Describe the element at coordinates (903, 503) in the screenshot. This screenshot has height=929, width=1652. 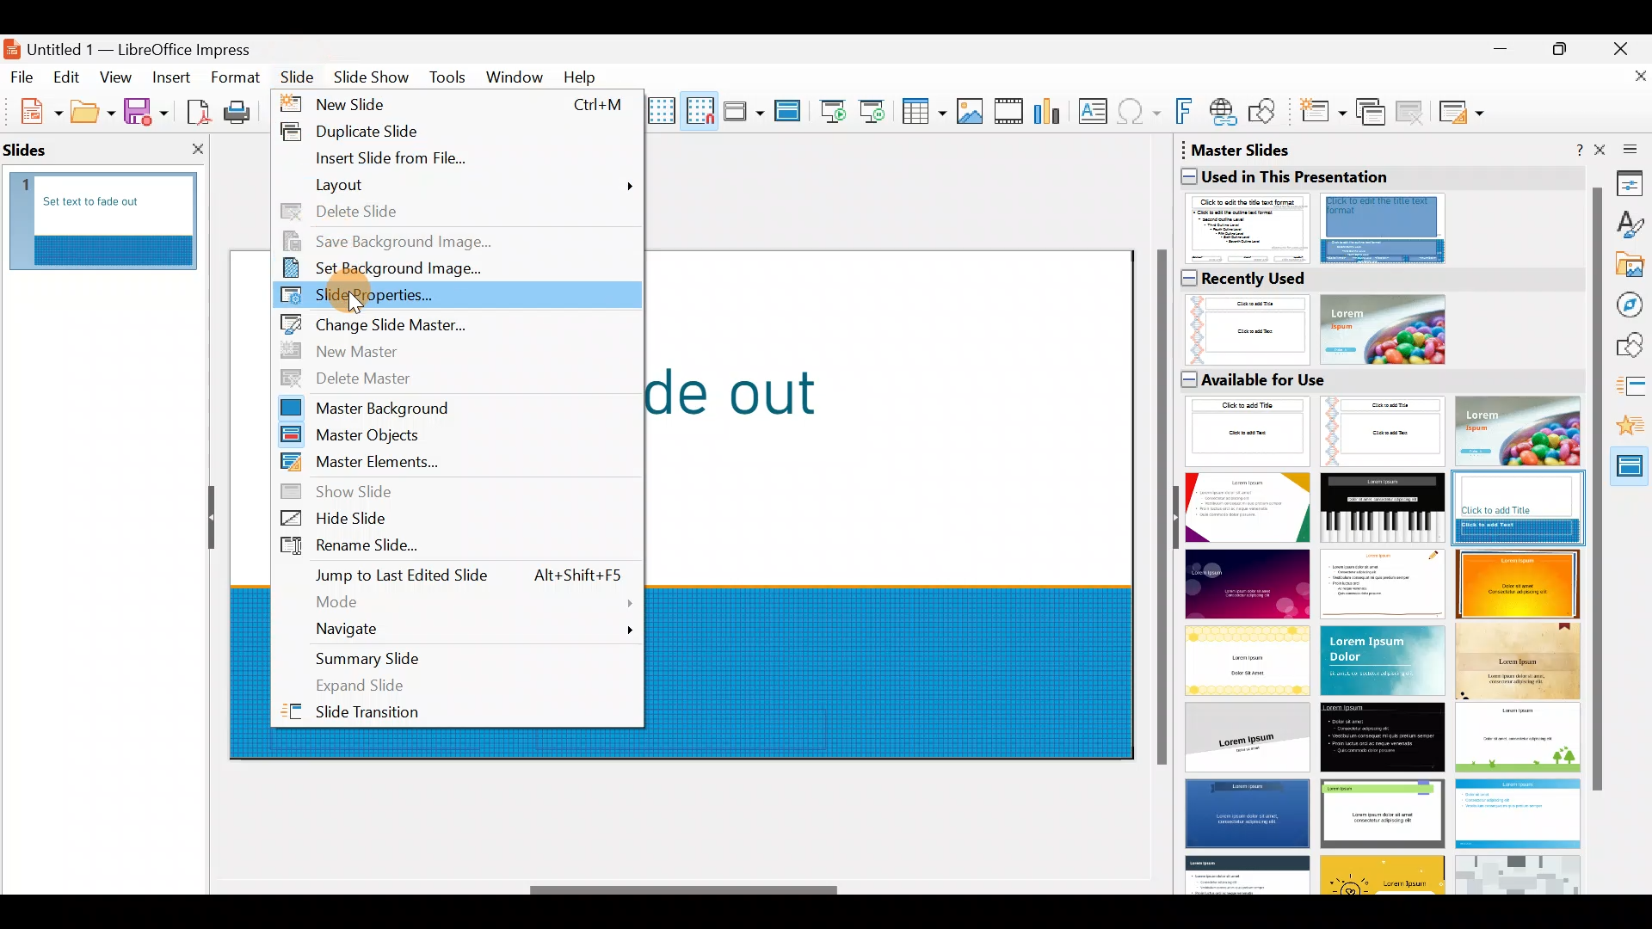
I see `Presentation slide` at that location.